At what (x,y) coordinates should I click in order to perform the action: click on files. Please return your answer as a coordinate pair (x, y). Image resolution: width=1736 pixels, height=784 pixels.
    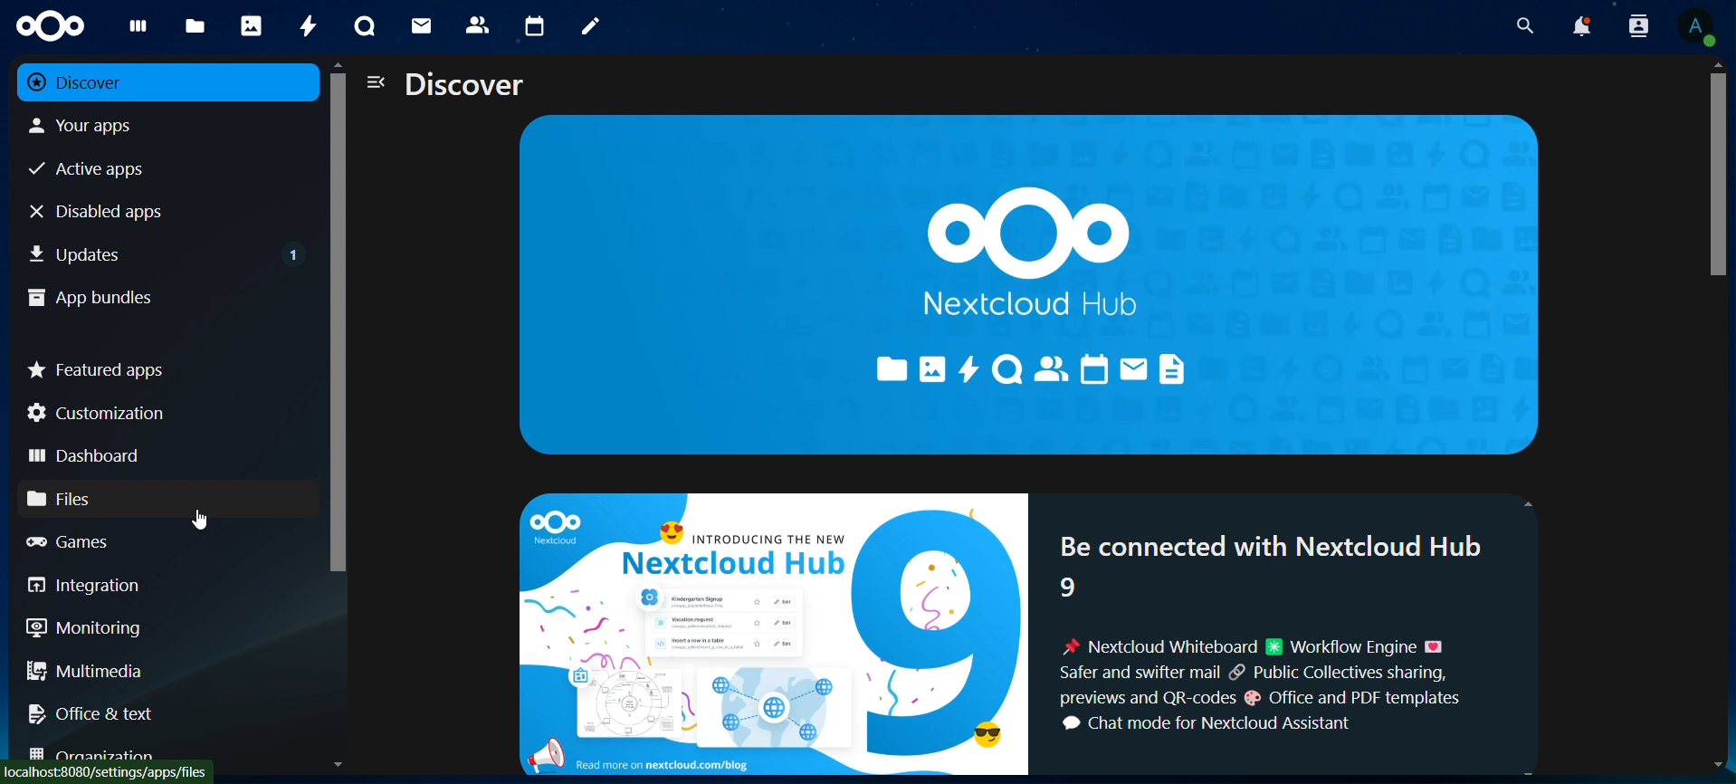
    Looking at the image, I should click on (198, 25).